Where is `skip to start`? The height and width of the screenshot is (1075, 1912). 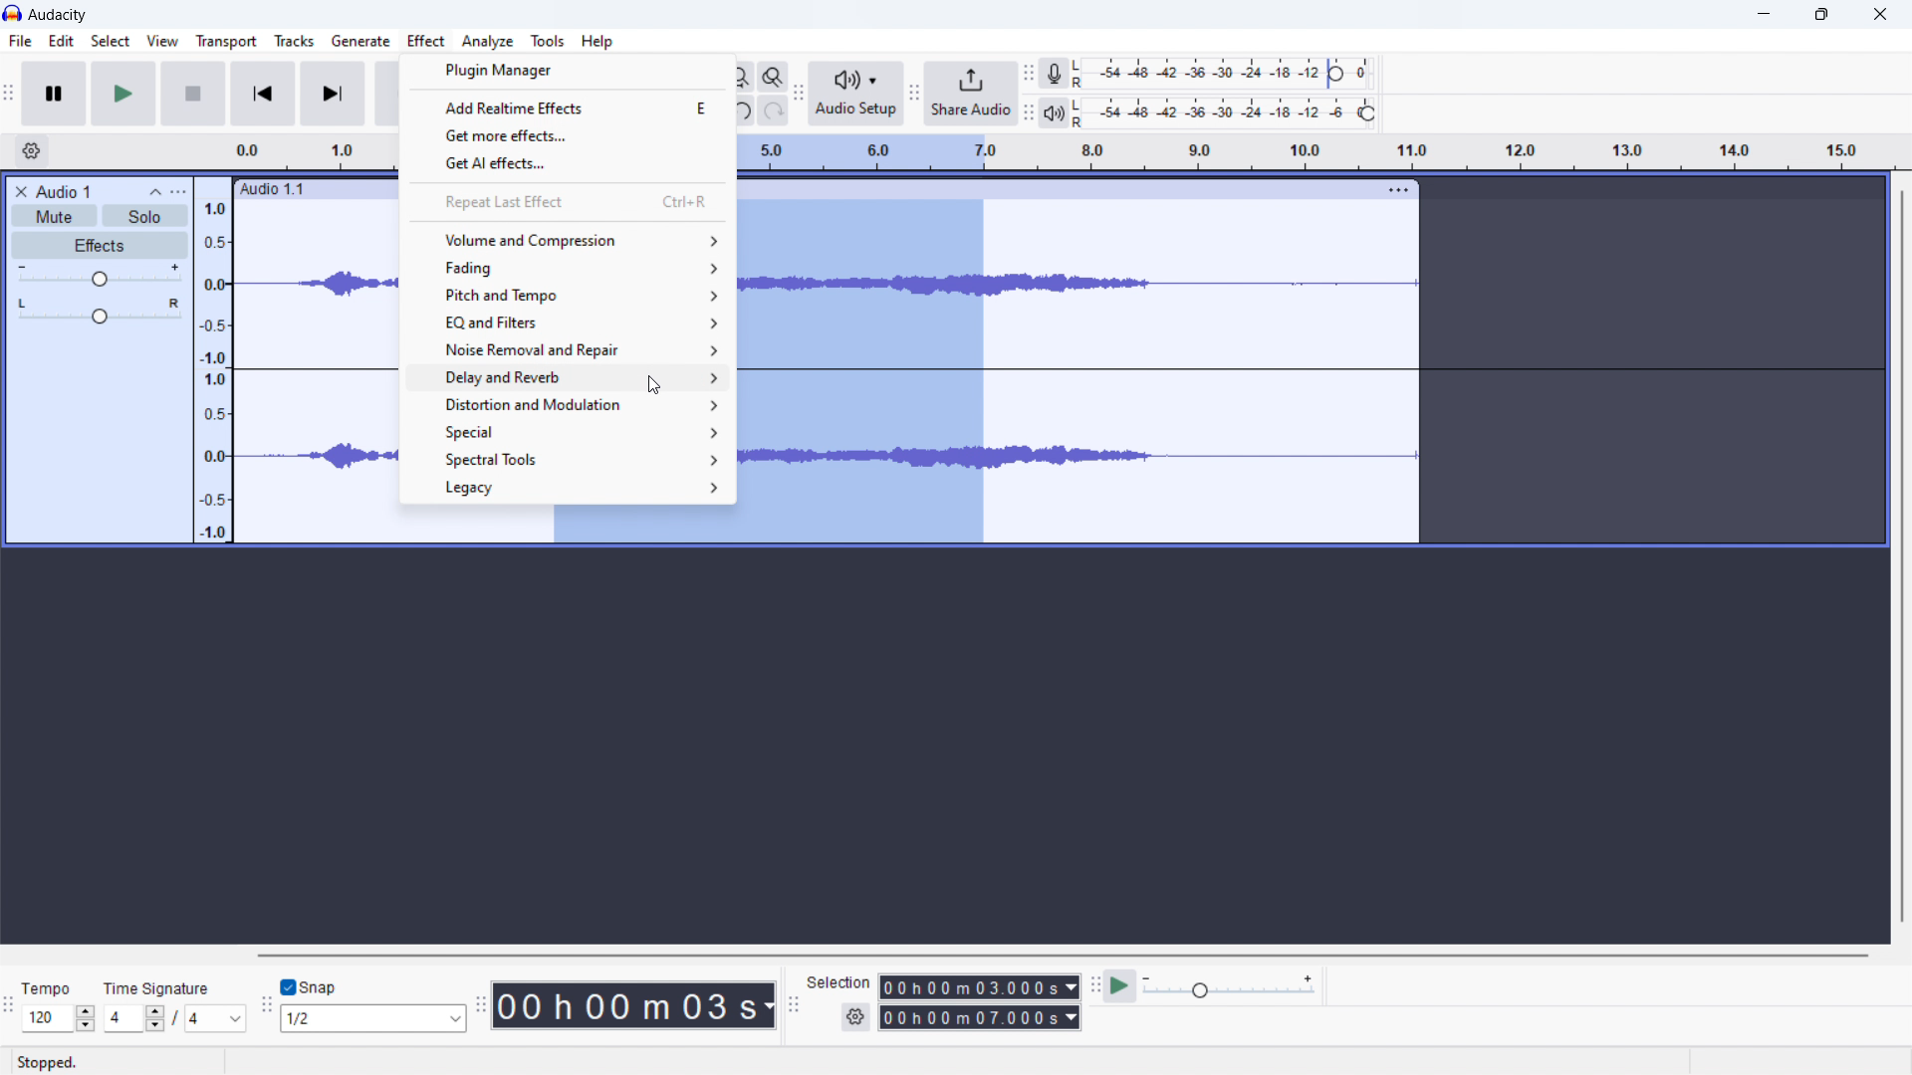
skip to start is located at coordinates (261, 95).